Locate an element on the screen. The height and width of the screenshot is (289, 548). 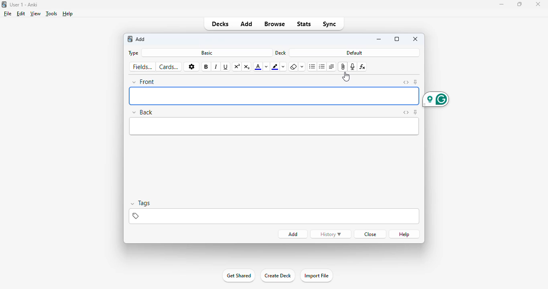
close is located at coordinates (371, 234).